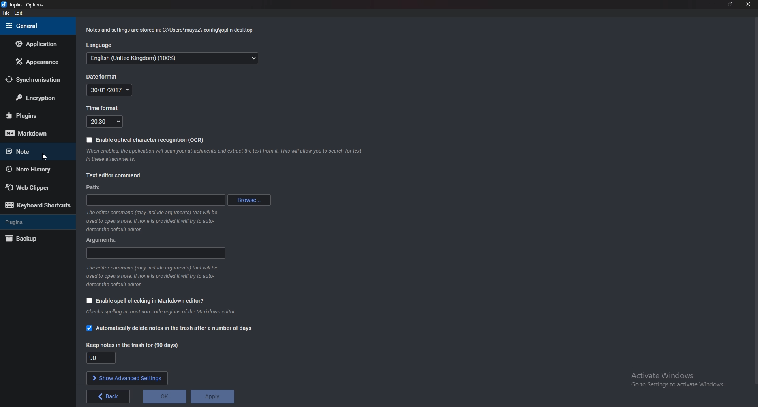 The width and height of the screenshot is (758, 407). I want to click on edit, so click(18, 13).